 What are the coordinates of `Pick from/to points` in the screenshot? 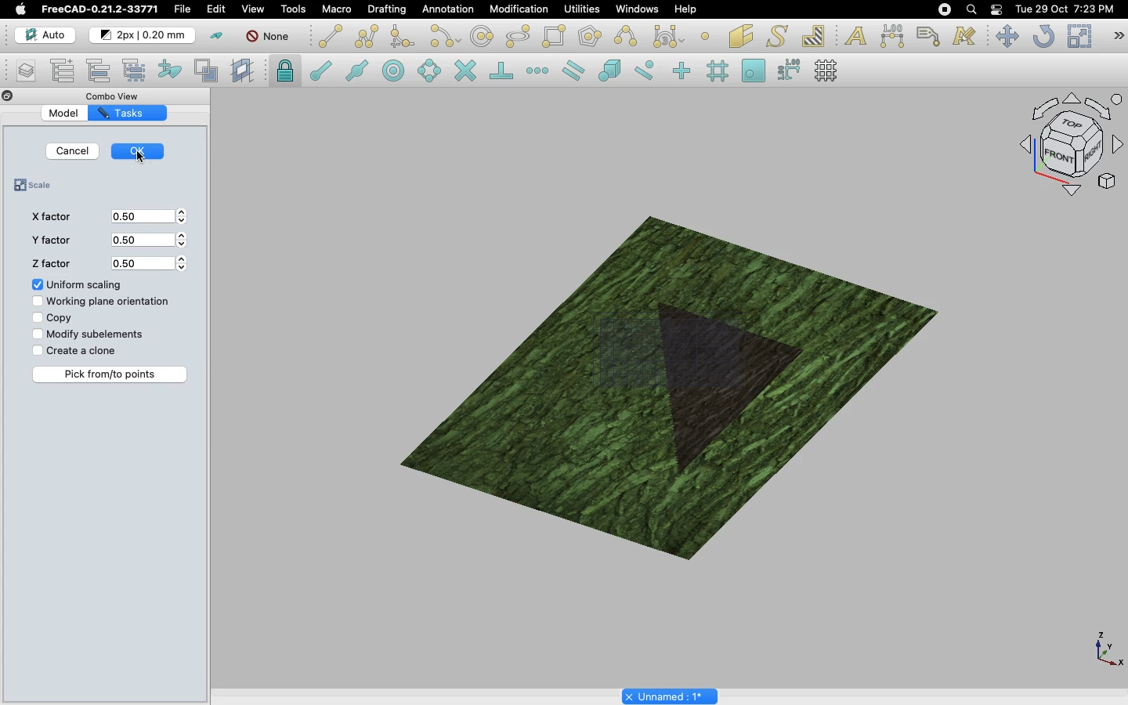 It's located at (111, 374).